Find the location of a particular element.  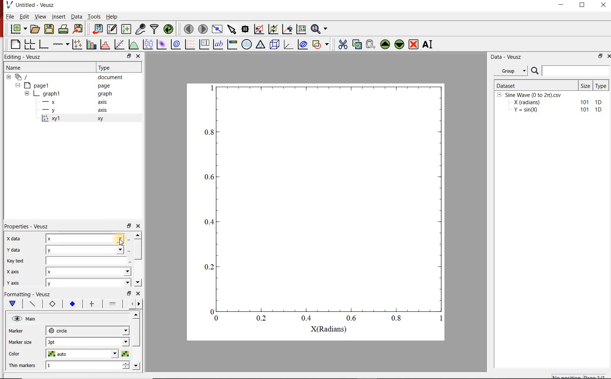

3d graph is located at coordinates (288, 44).